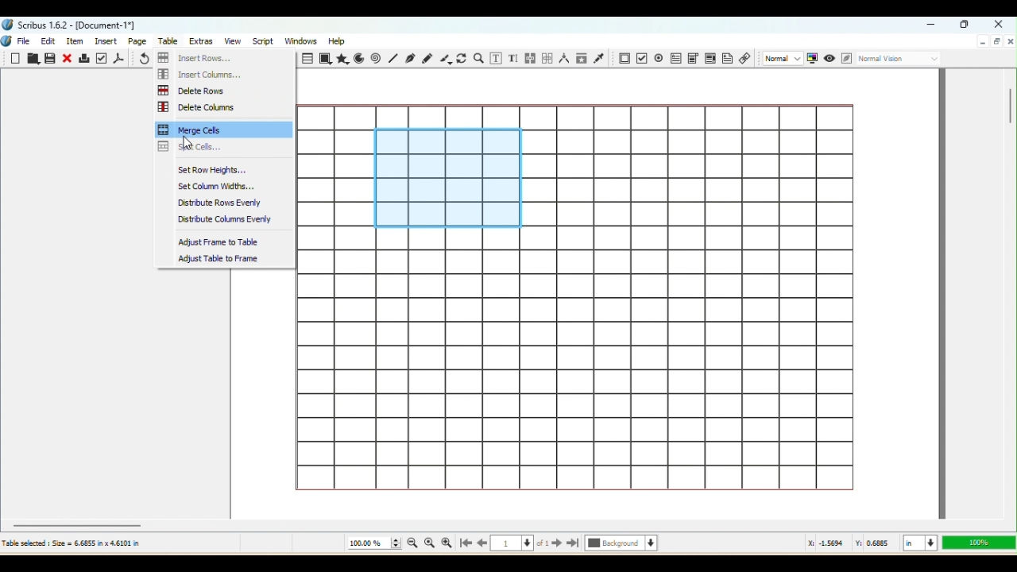 Image resolution: width=1017 pixels, height=572 pixels. Describe the element at coordinates (33, 60) in the screenshot. I see `Open` at that location.